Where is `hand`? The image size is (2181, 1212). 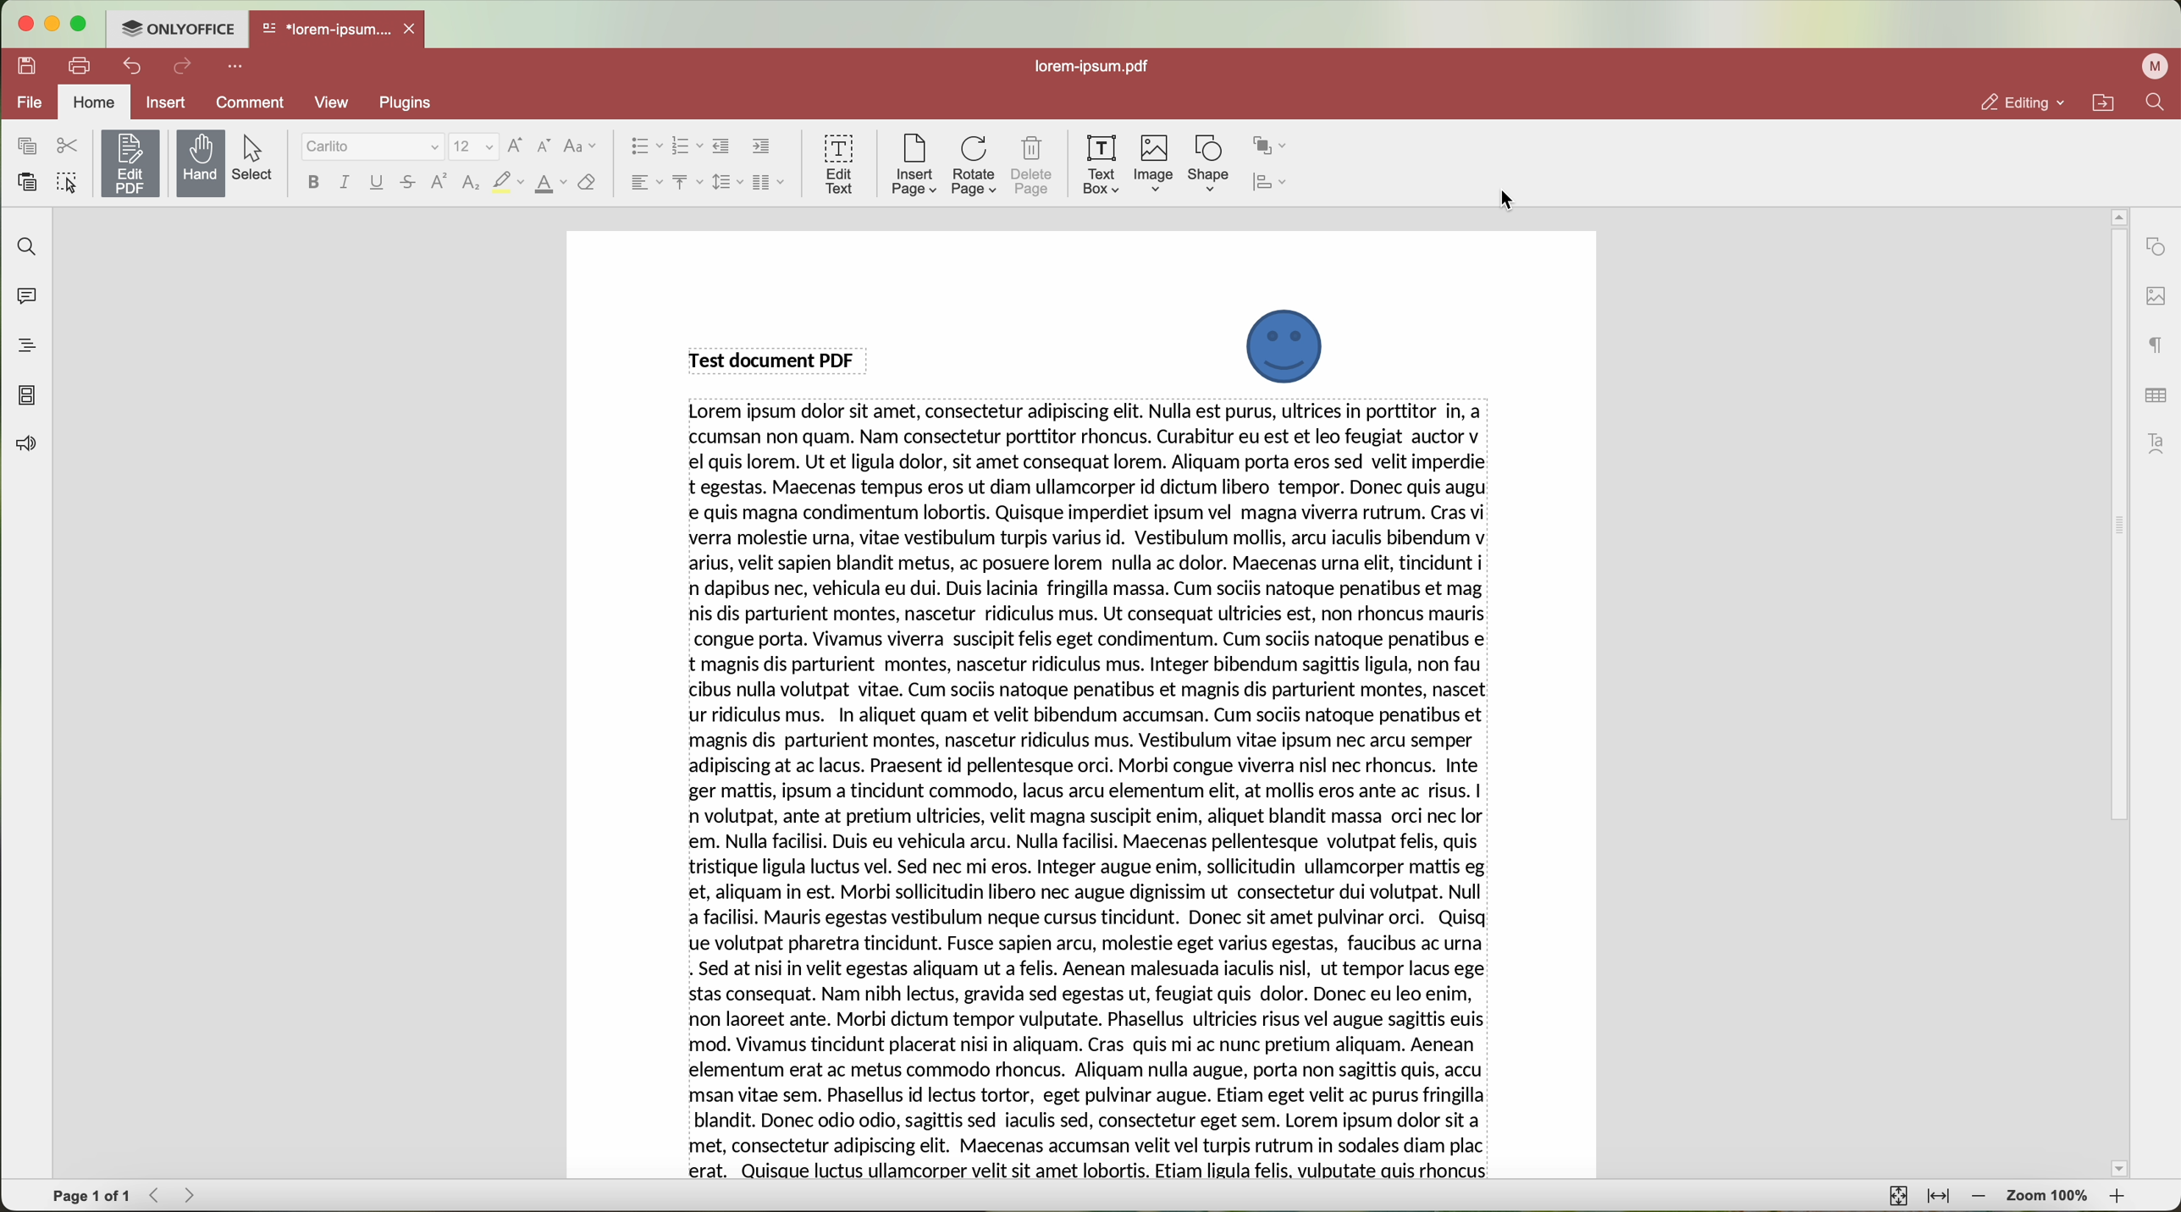 hand is located at coordinates (201, 163).